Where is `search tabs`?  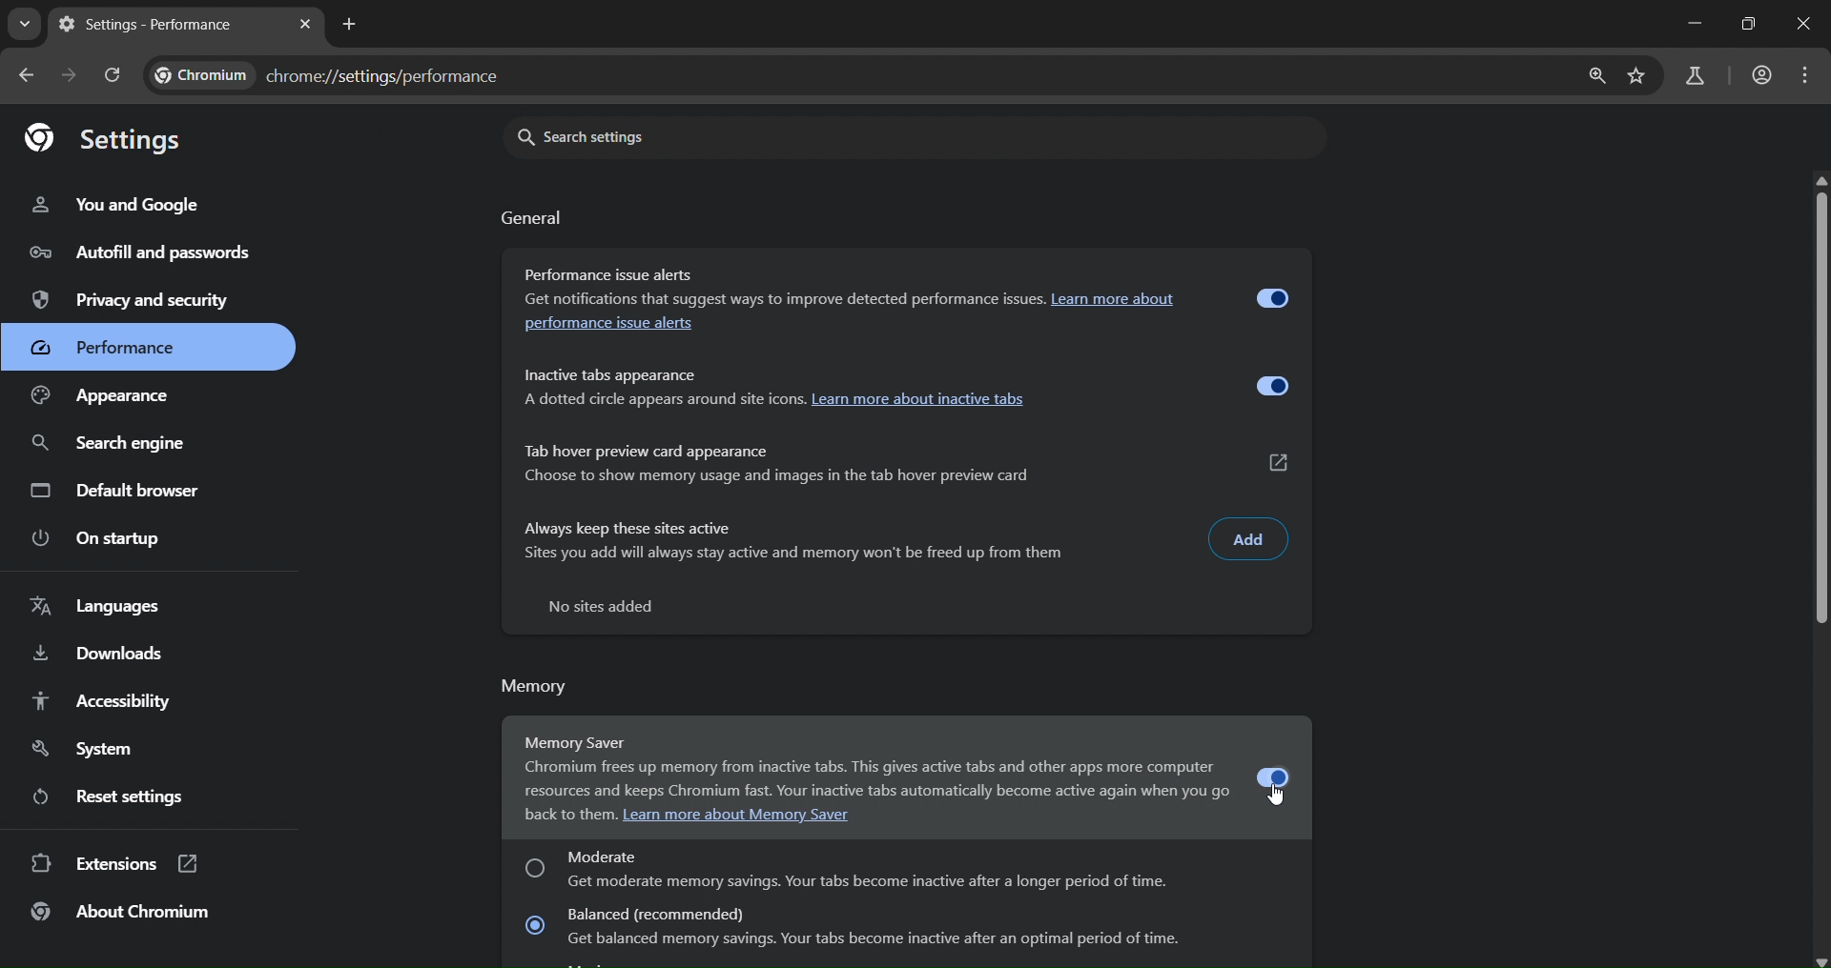
search tabs is located at coordinates (26, 25).